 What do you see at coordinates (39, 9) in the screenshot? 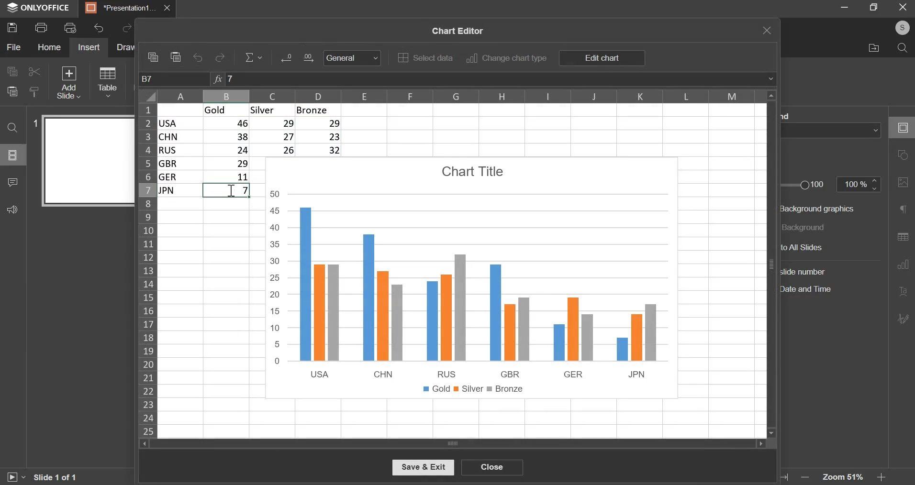
I see `window name` at bounding box center [39, 9].